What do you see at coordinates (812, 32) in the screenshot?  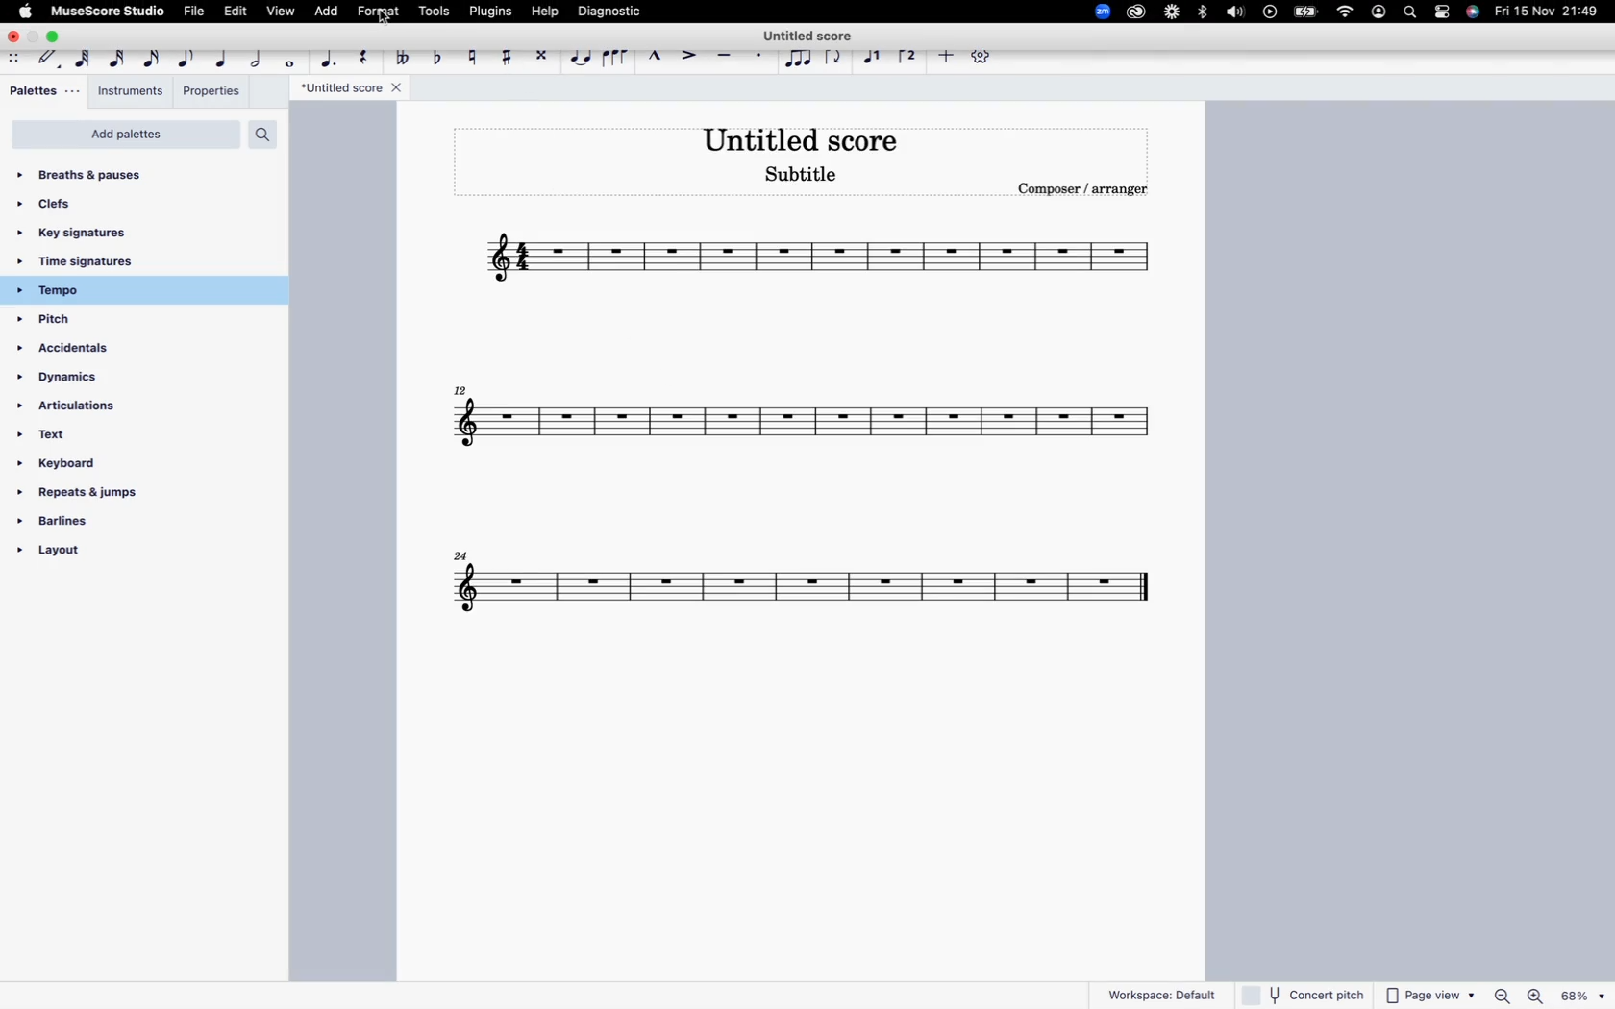 I see `score title` at bounding box center [812, 32].